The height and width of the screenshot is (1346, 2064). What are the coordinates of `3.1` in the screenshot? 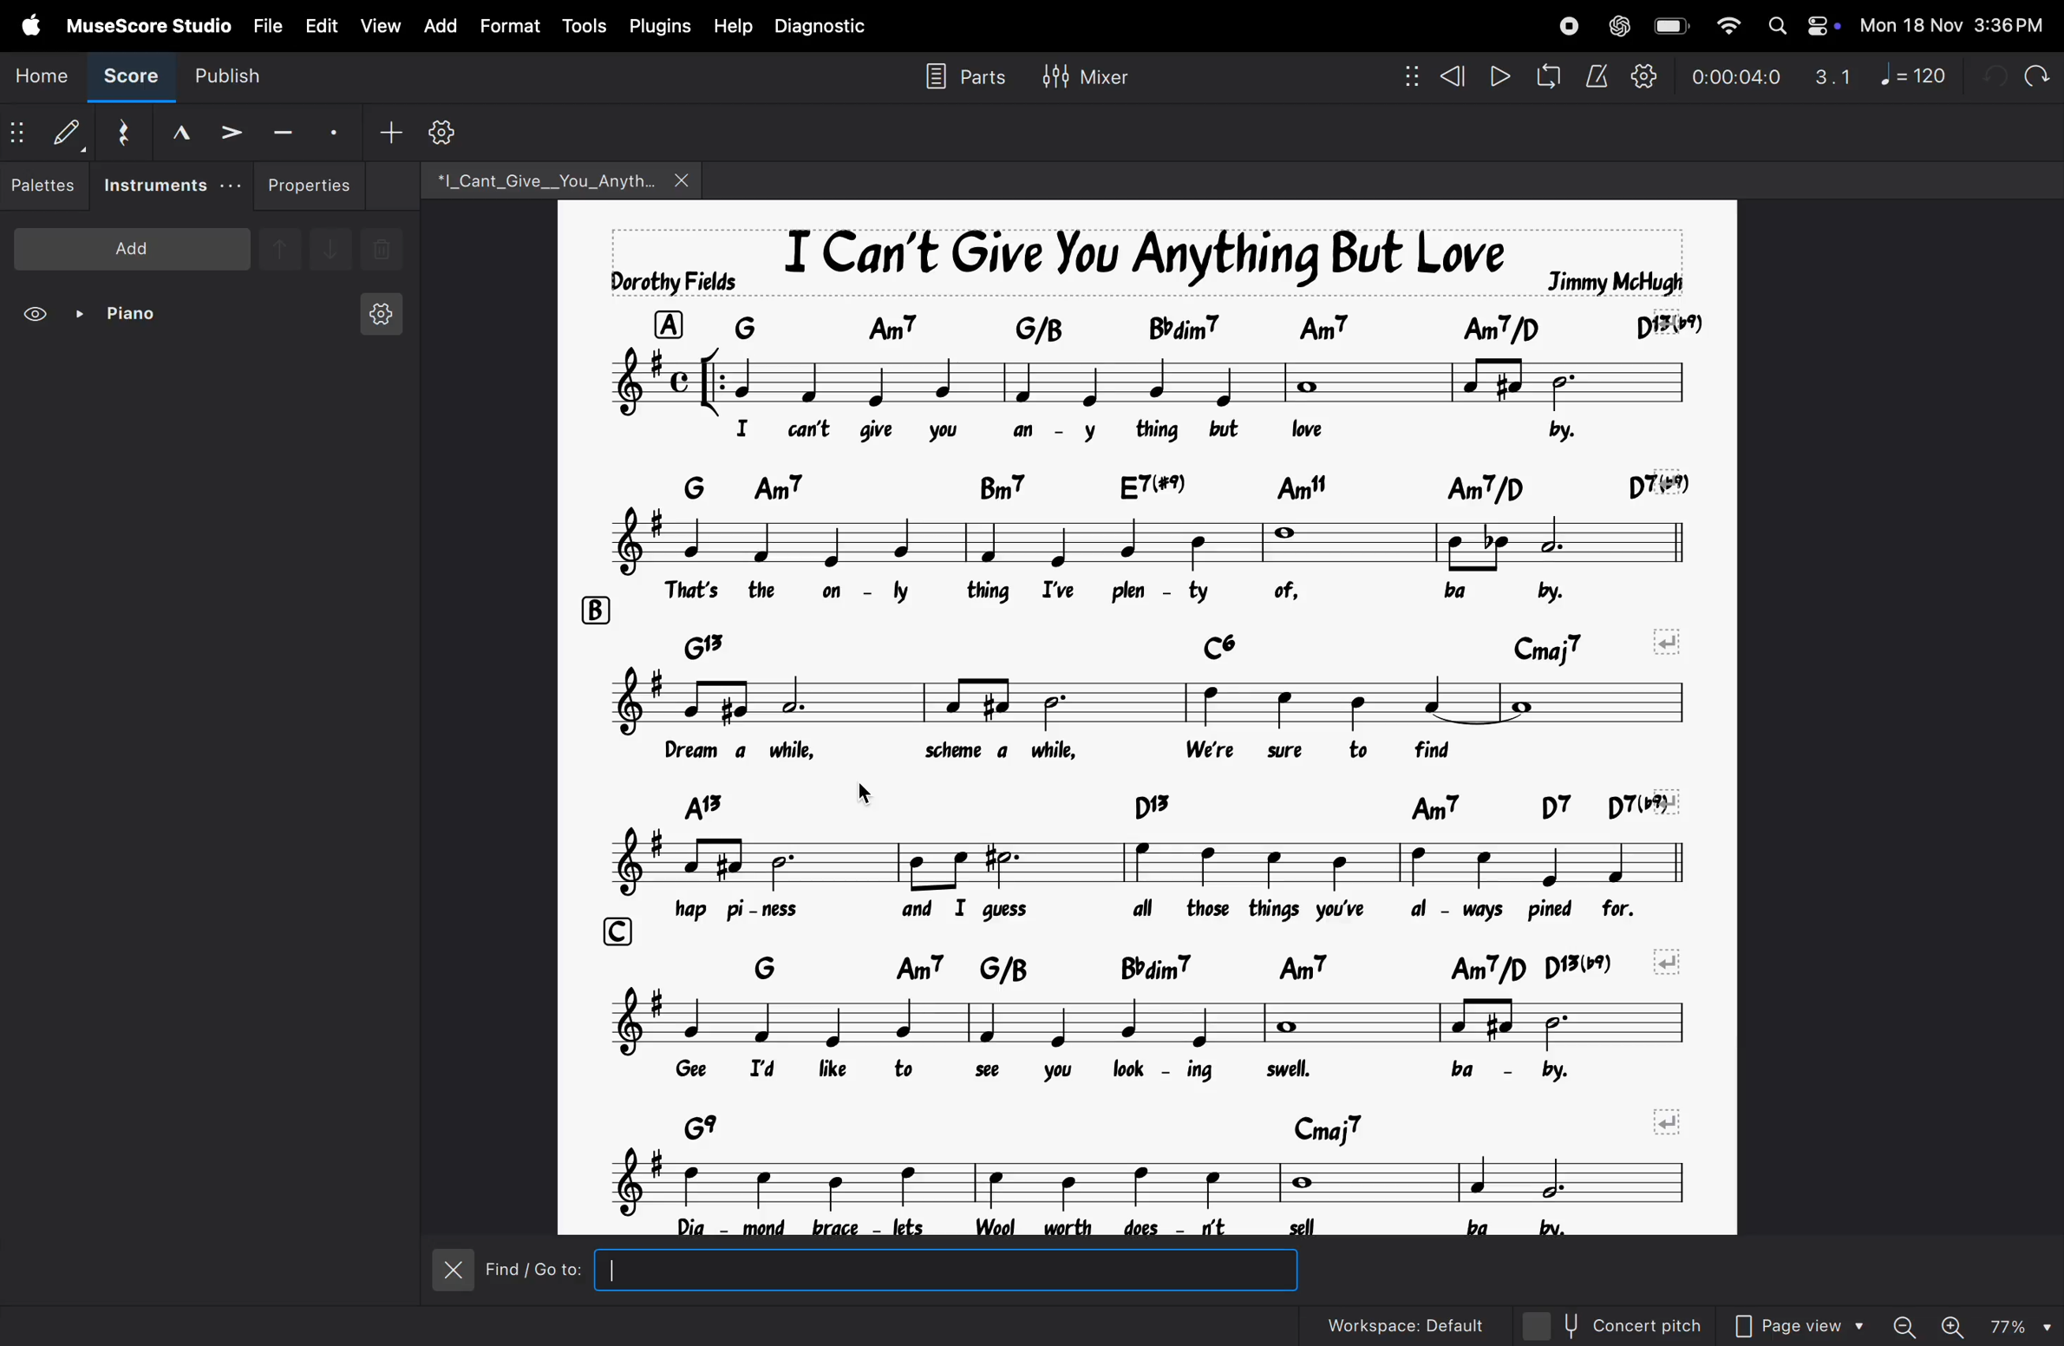 It's located at (1828, 74).